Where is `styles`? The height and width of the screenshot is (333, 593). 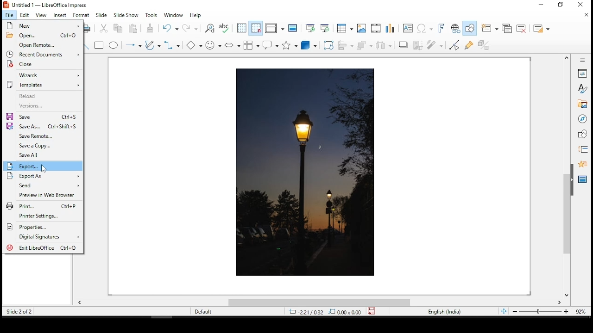
styles is located at coordinates (581, 89).